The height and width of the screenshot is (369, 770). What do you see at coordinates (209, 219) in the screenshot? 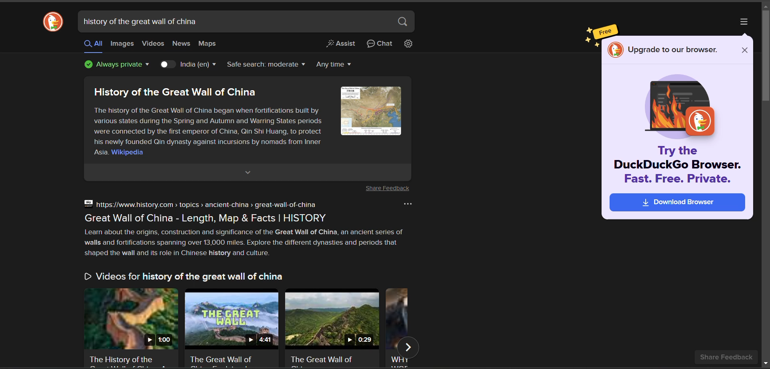
I see `Great Wall of China - Length, Map & Facts | HISTORY` at bounding box center [209, 219].